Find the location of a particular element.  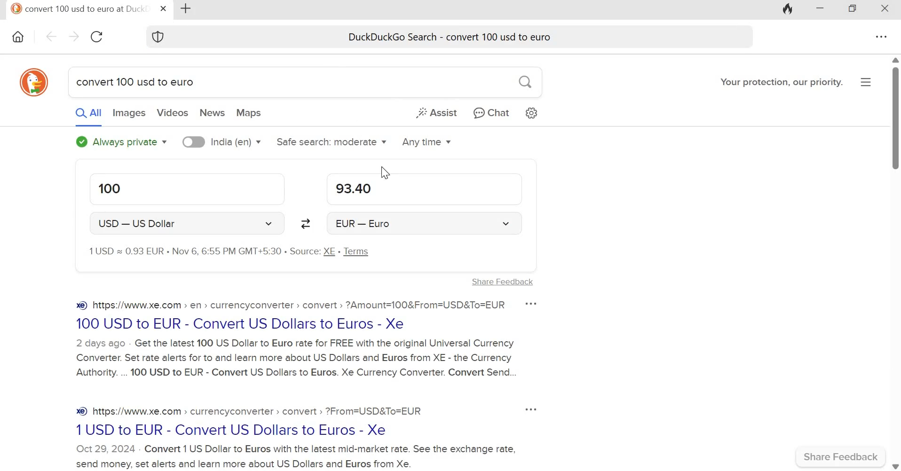

Images is located at coordinates (129, 113).